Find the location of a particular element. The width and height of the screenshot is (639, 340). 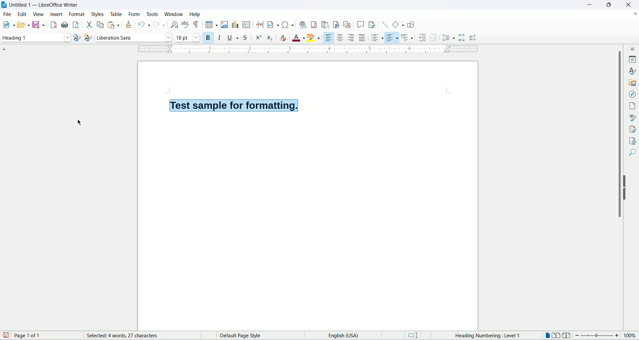

font size is located at coordinates (187, 38).